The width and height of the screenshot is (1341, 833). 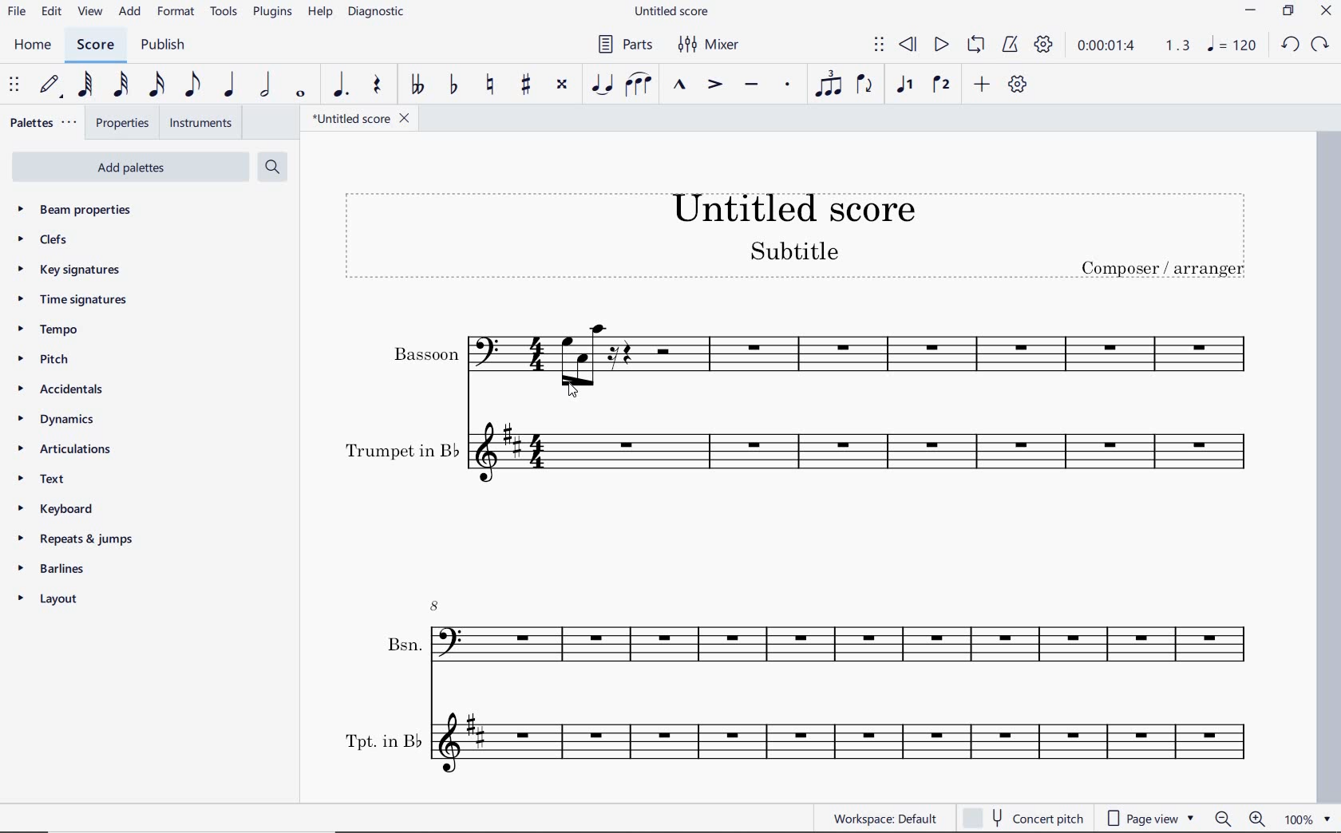 What do you see at coordinates (1323, 45) in the screenshot?
I see `REDO` at bounding box center [1323, 45].